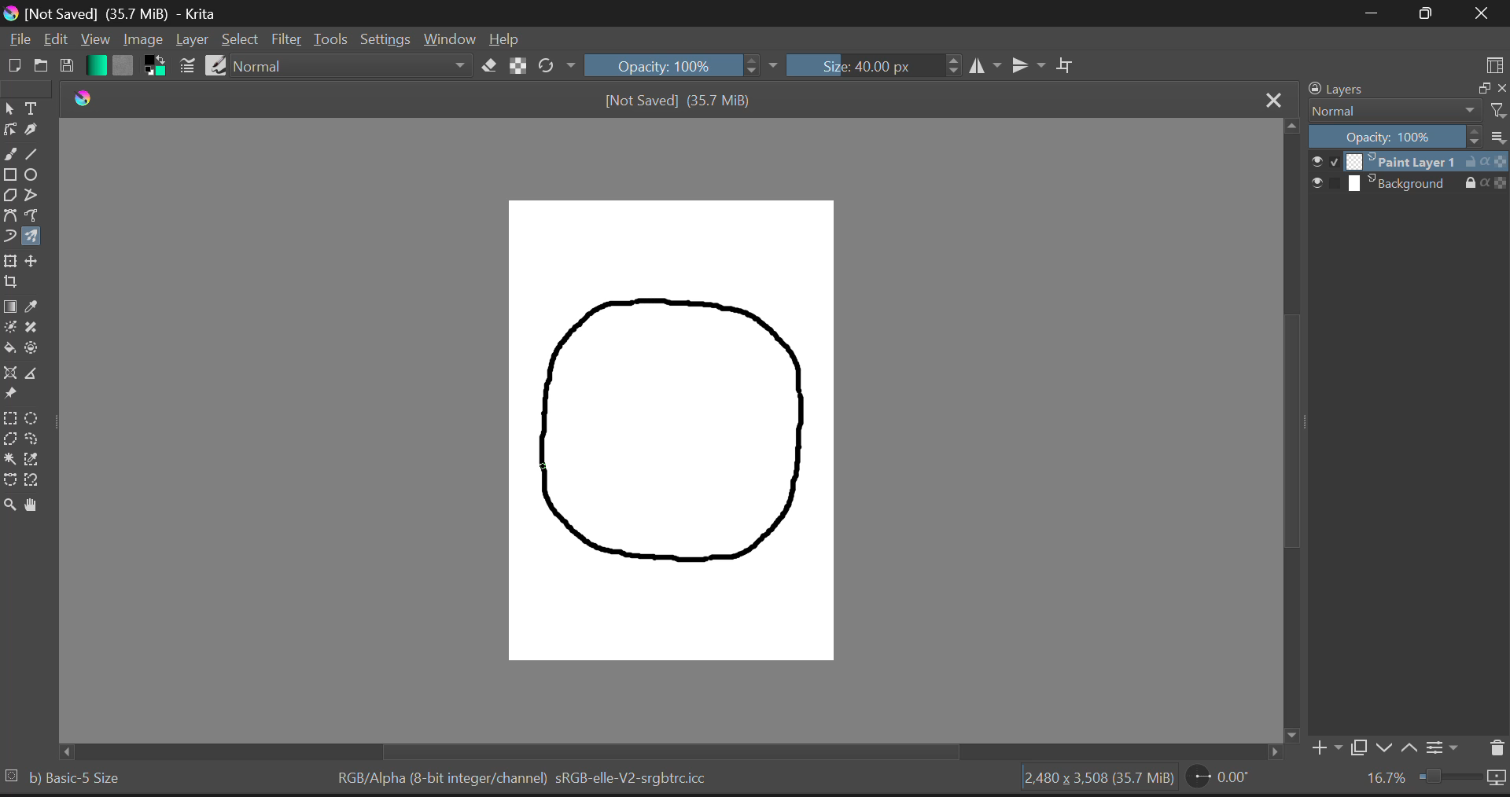 The height and width of the screenshot is (797, 1510). What do you see at coordinates (82, 97) in the screenshot?
I see `Krita Logo` at bounding box center [82, 97].